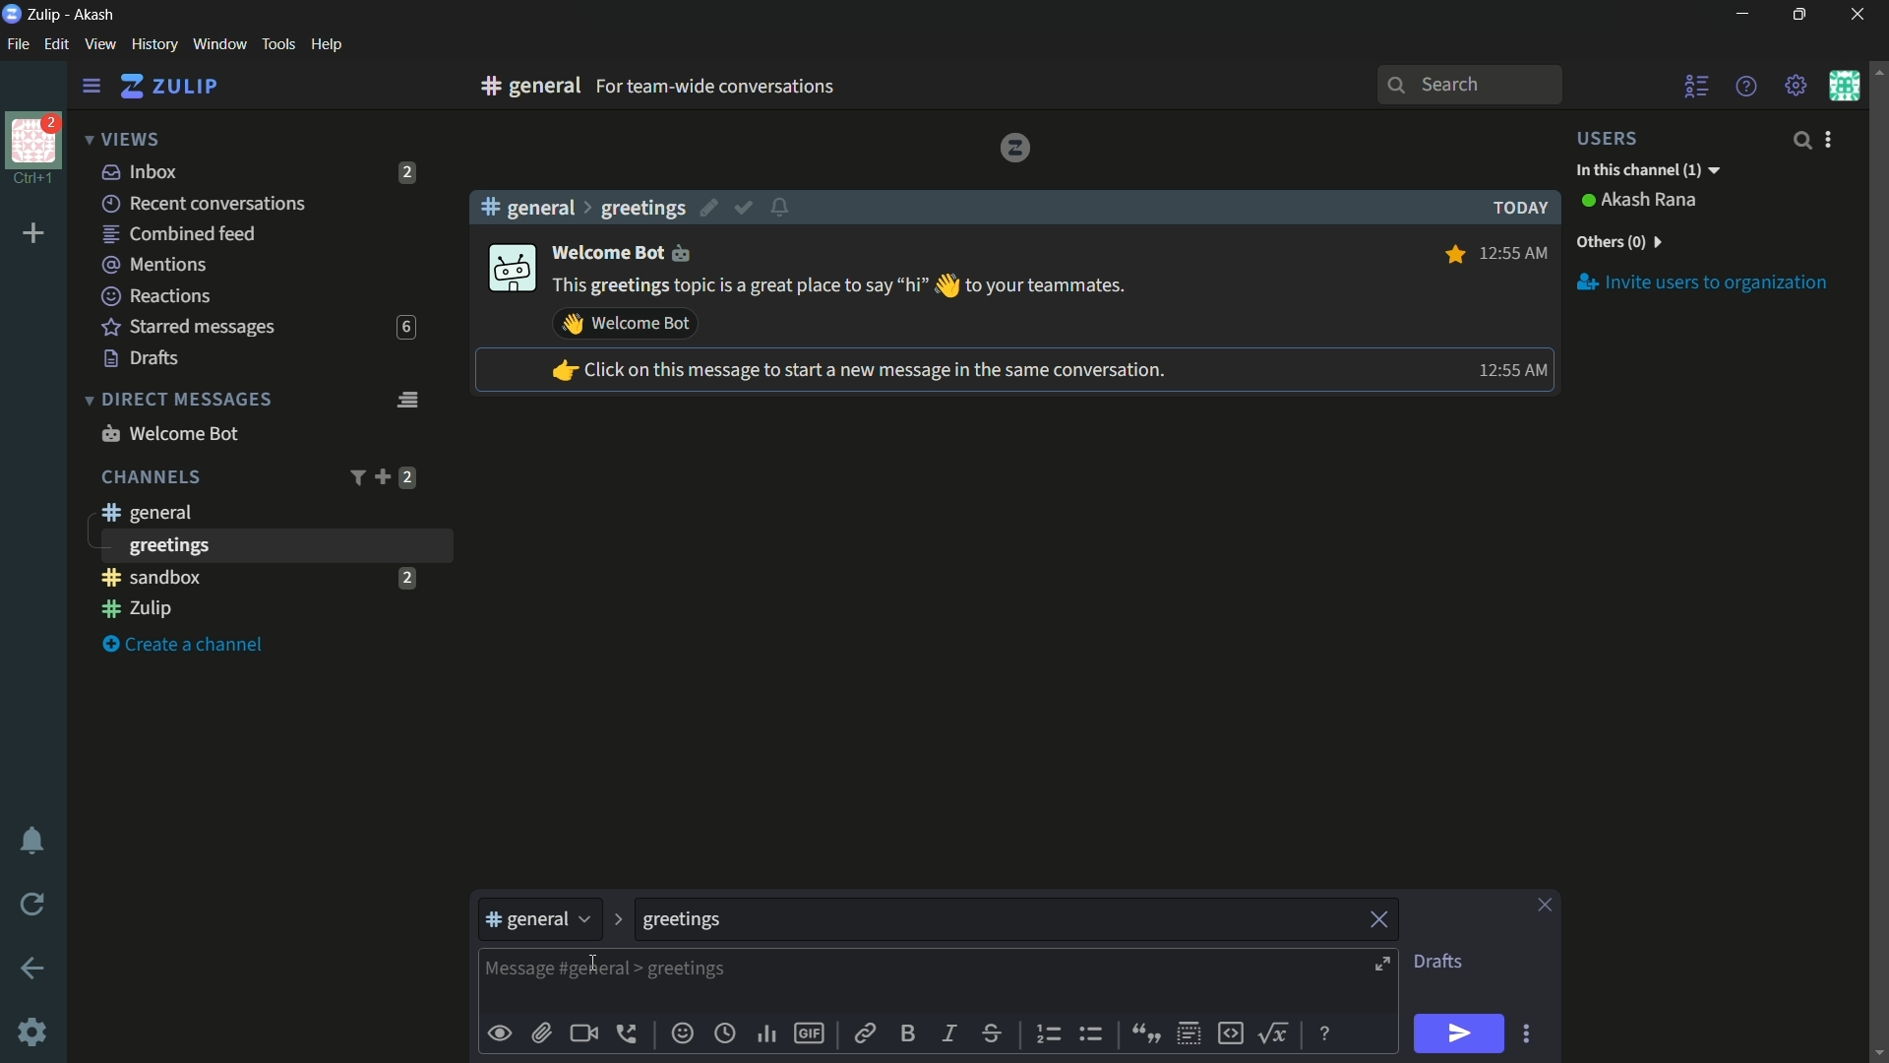 This screenshot has height=1063, width=1889. What do you see at coordinates (527, 207) in the screenshot?
I see `# general` at bounding box center [527, 207].